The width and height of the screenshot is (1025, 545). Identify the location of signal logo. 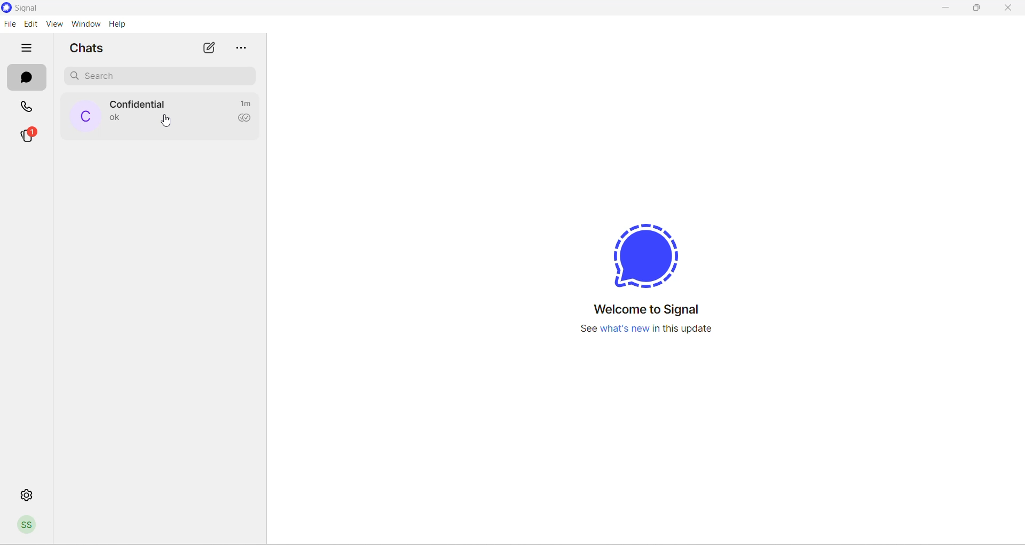
(643, 255).